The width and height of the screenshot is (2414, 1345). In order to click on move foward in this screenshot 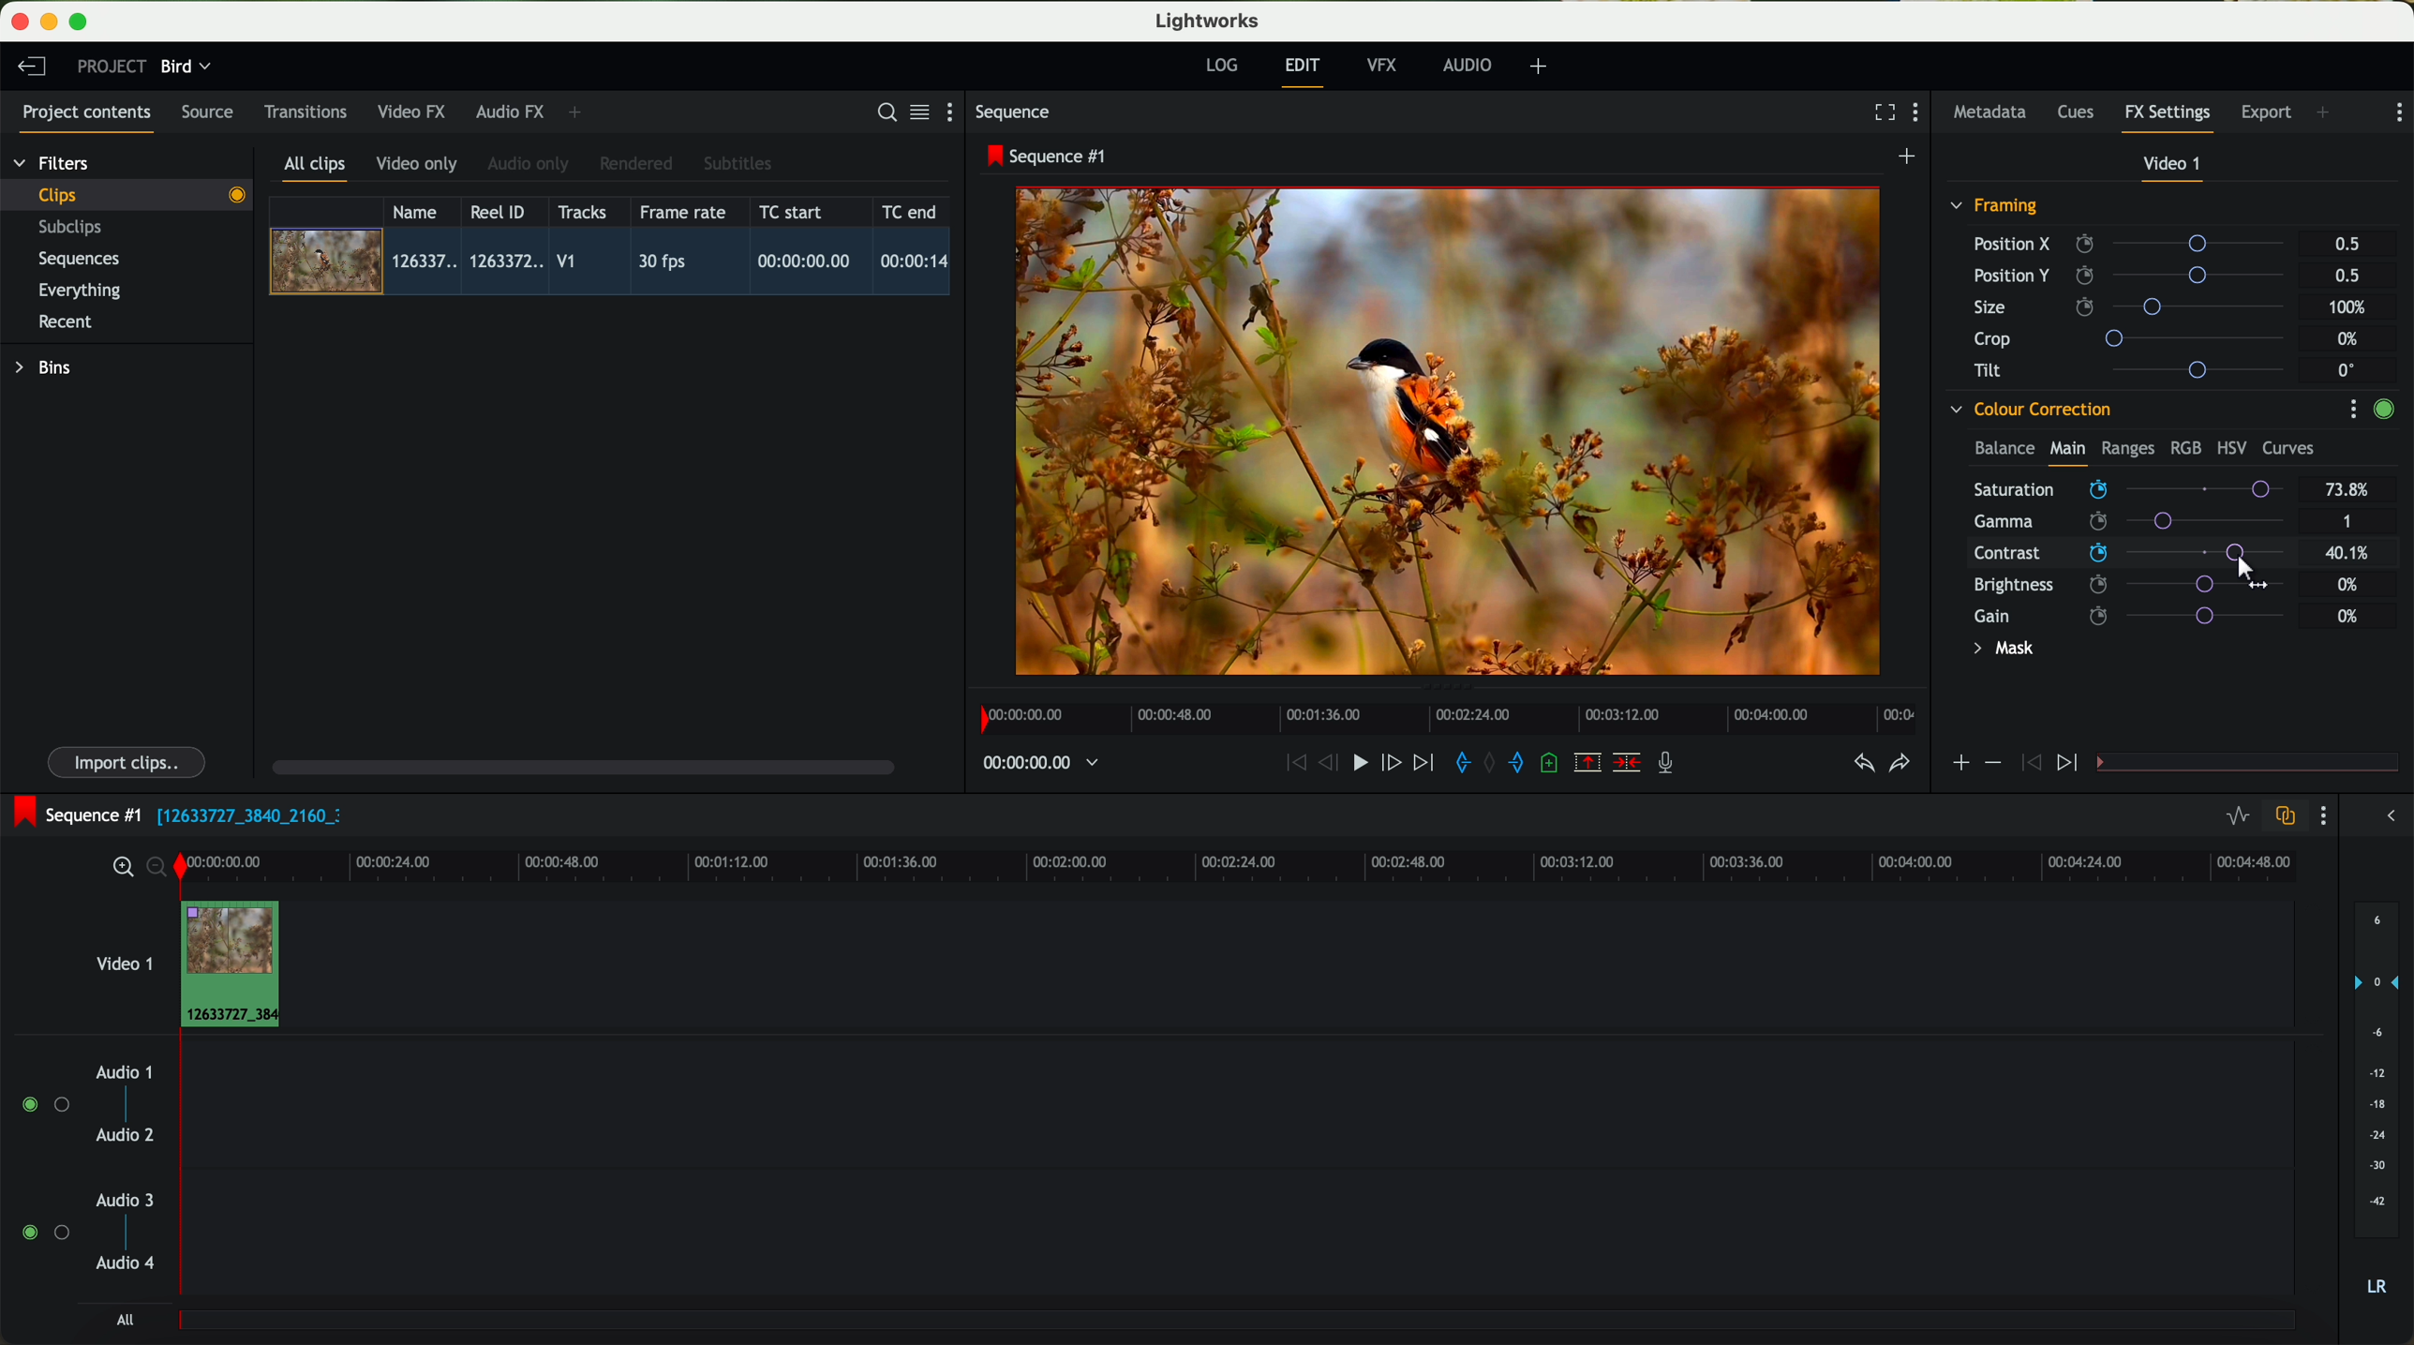, I will do `click(1423, 763)`.